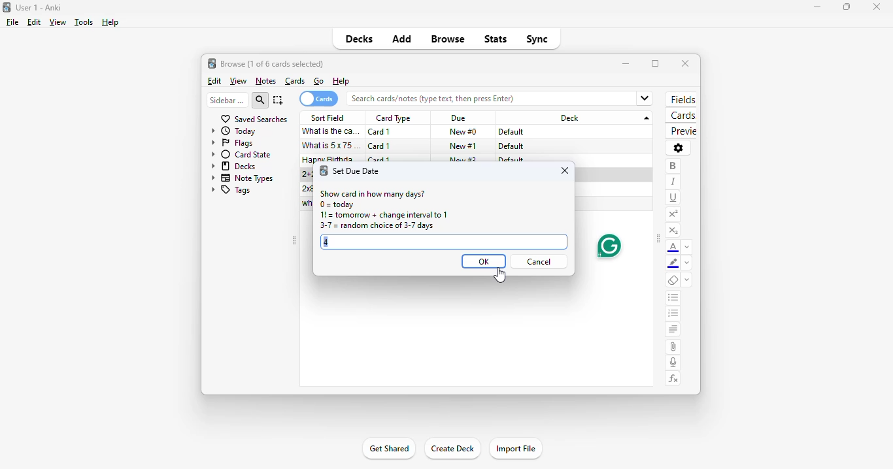 Image resolution: width=893 pixels, height=469 pixels. I want to click on remove formatting, so click(673, 281).